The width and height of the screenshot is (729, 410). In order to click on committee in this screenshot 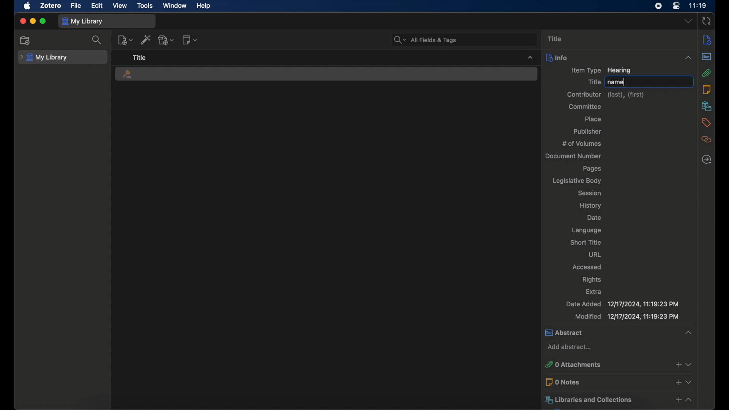, I will do `click(585, 106)`.